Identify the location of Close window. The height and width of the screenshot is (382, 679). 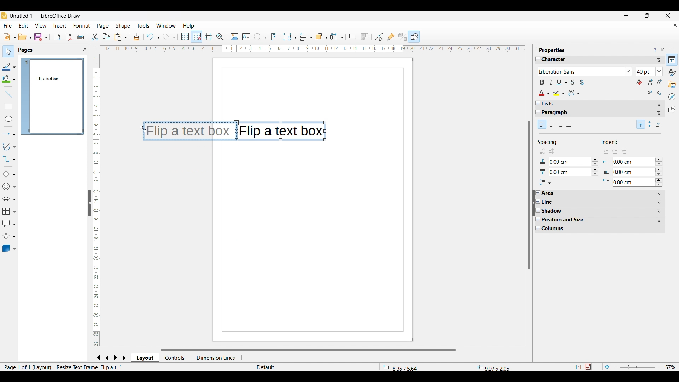
(668, 16).